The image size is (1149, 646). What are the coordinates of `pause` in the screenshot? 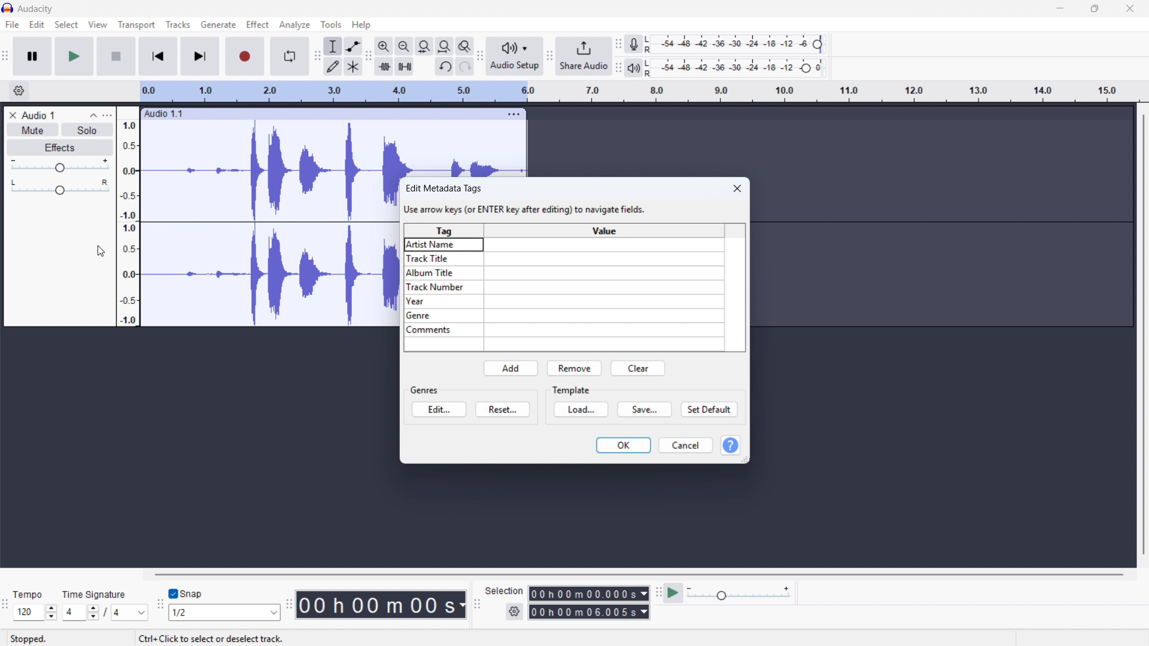 It's located at (32, 56).